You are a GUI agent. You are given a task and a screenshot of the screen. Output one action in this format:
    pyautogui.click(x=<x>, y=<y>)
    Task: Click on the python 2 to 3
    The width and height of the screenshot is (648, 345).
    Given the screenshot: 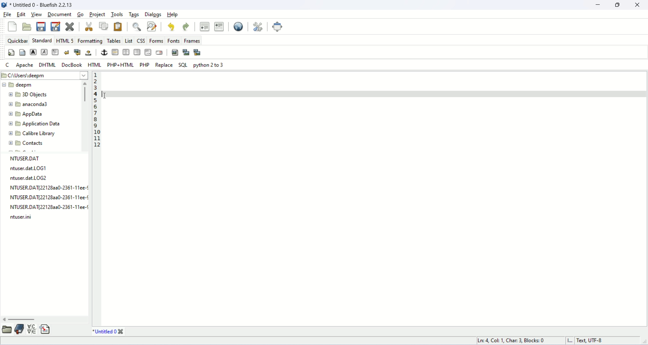 What is the action you would take?
    pyautogui.click(x=211, y=65)
    